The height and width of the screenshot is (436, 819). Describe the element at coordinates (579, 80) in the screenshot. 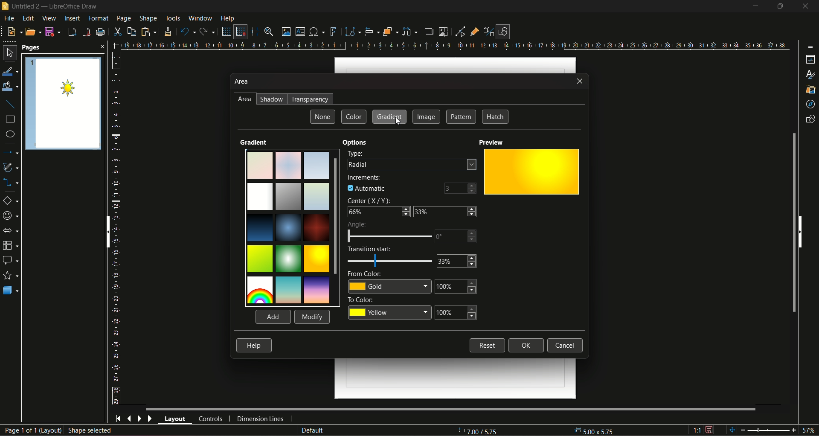

I see `close` at that location.